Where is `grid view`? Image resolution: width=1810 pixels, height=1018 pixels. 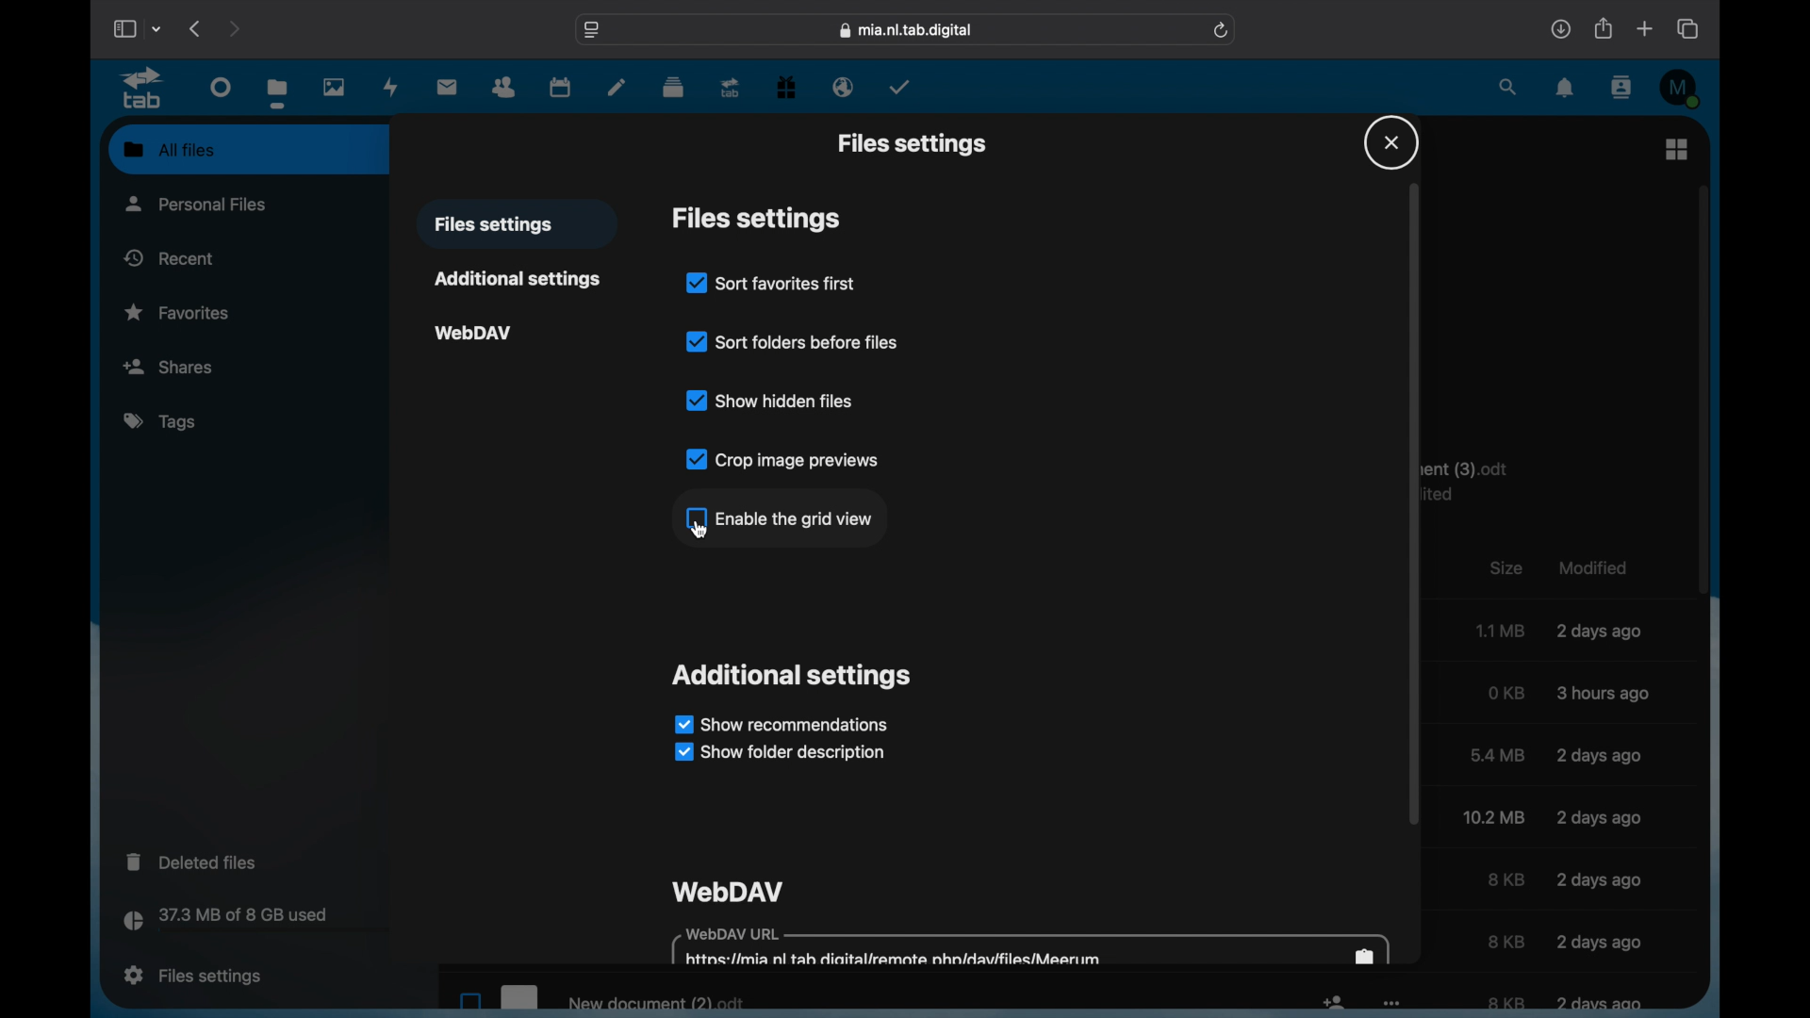
grid view is located at coordinates (1676, 148).